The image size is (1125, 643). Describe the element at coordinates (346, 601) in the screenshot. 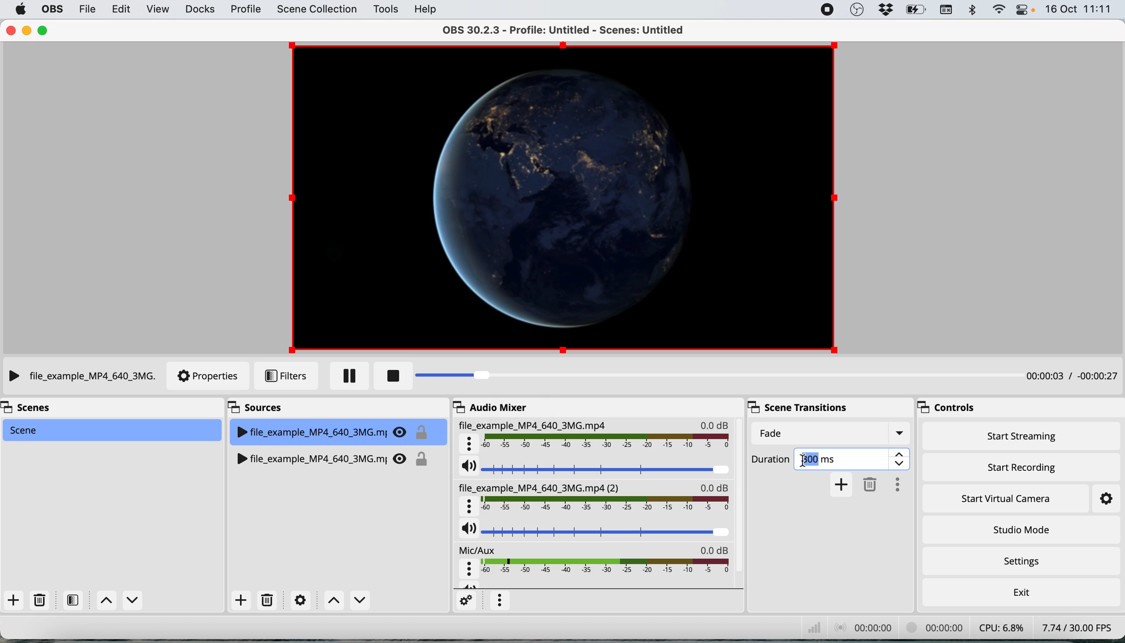

I see `switch between sources` at that location.